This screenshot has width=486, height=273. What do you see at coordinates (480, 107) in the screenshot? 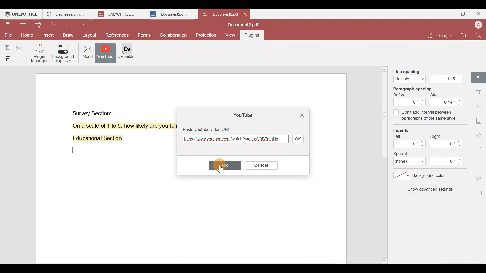
I see `Image settings` at bounding box center [480, 107].